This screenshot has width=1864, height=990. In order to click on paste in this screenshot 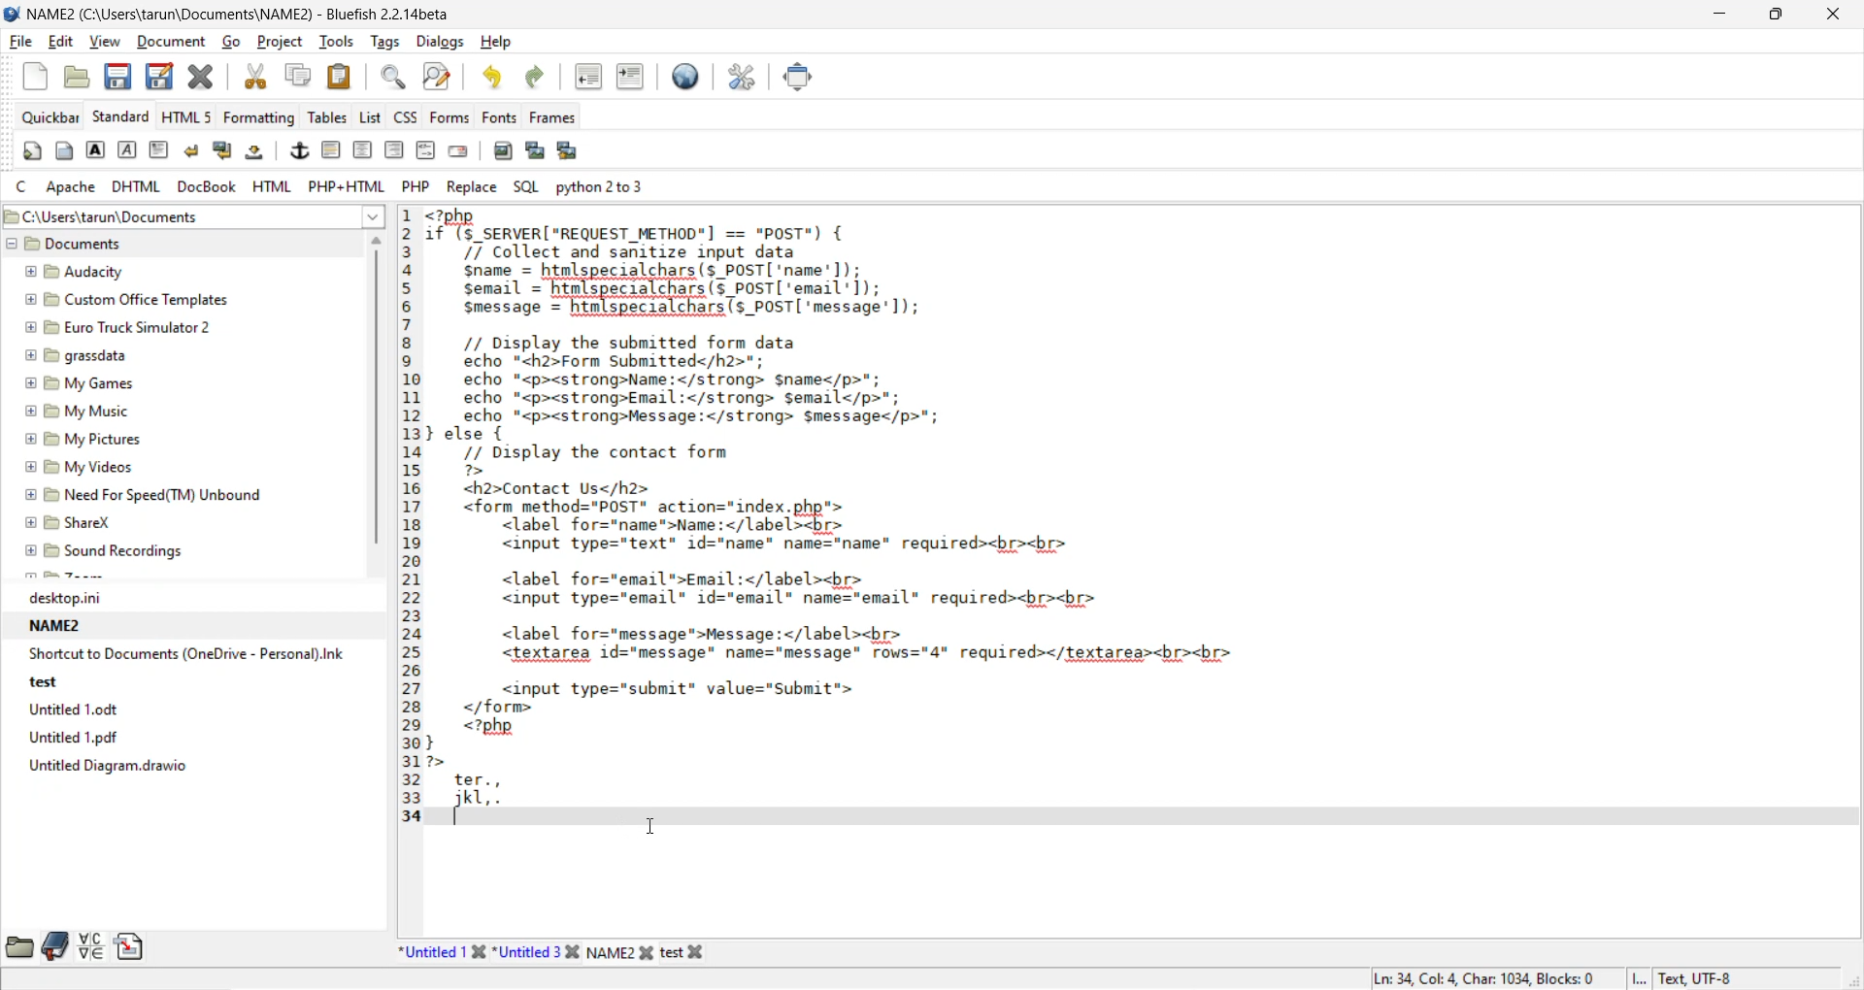, I will do `click(341, 76)`.